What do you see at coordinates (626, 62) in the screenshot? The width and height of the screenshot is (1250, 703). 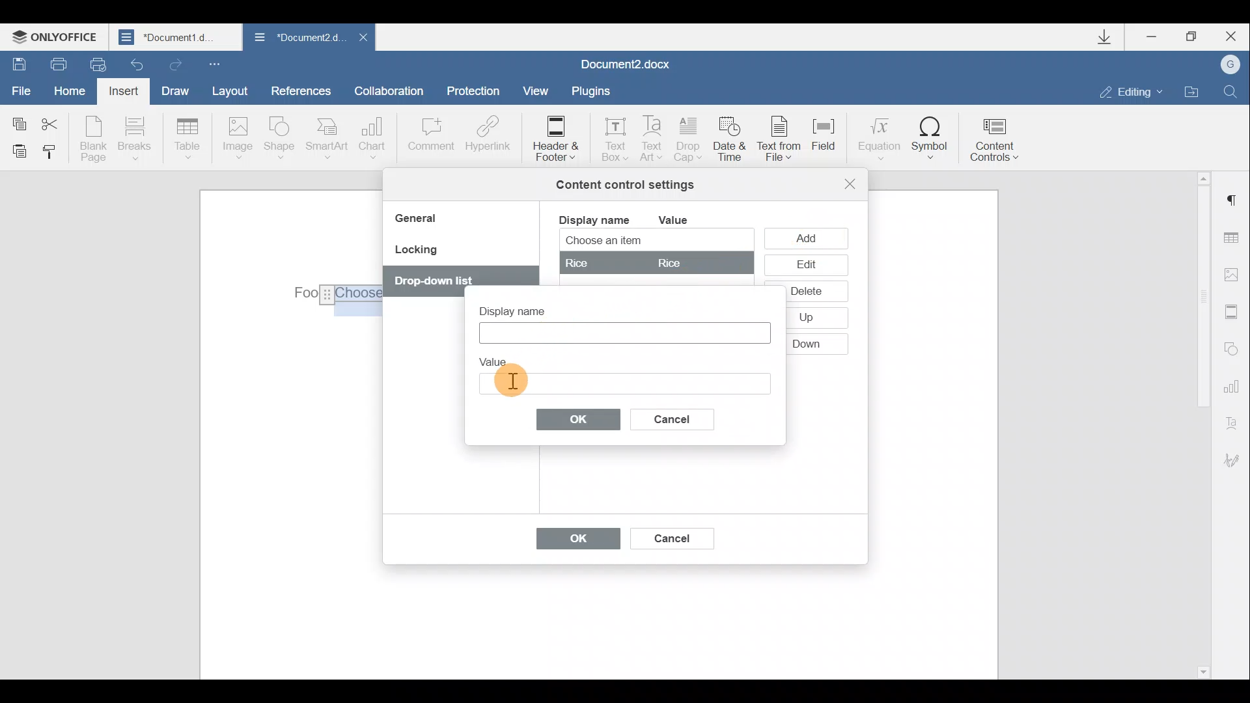 I see `Document2.docx` at bounding box center [626, 62].